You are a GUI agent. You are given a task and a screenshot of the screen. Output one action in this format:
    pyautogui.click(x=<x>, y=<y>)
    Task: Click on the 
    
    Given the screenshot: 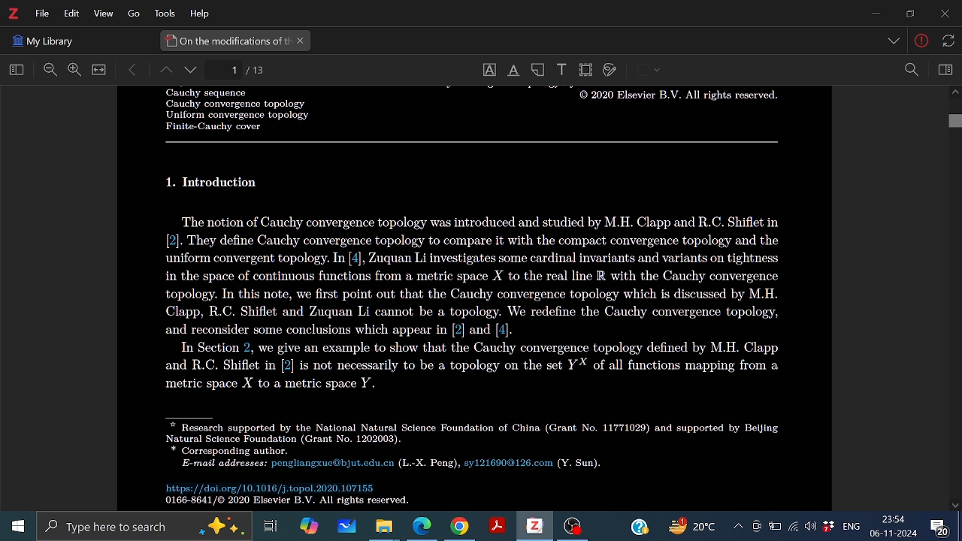 What is the action you would take?
    pyautogui.click(x=229, y=110)
    